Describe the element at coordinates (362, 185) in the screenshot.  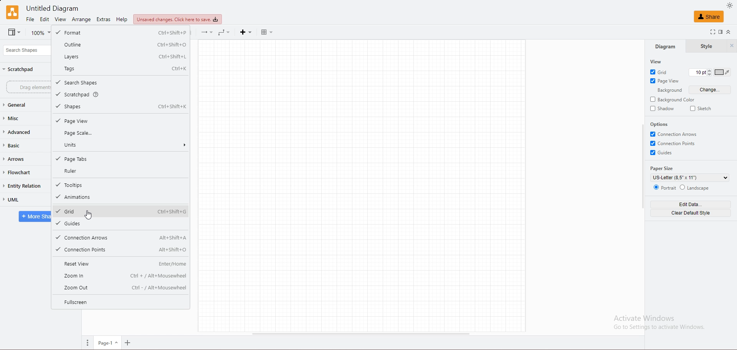
I see `draw area` at that location.